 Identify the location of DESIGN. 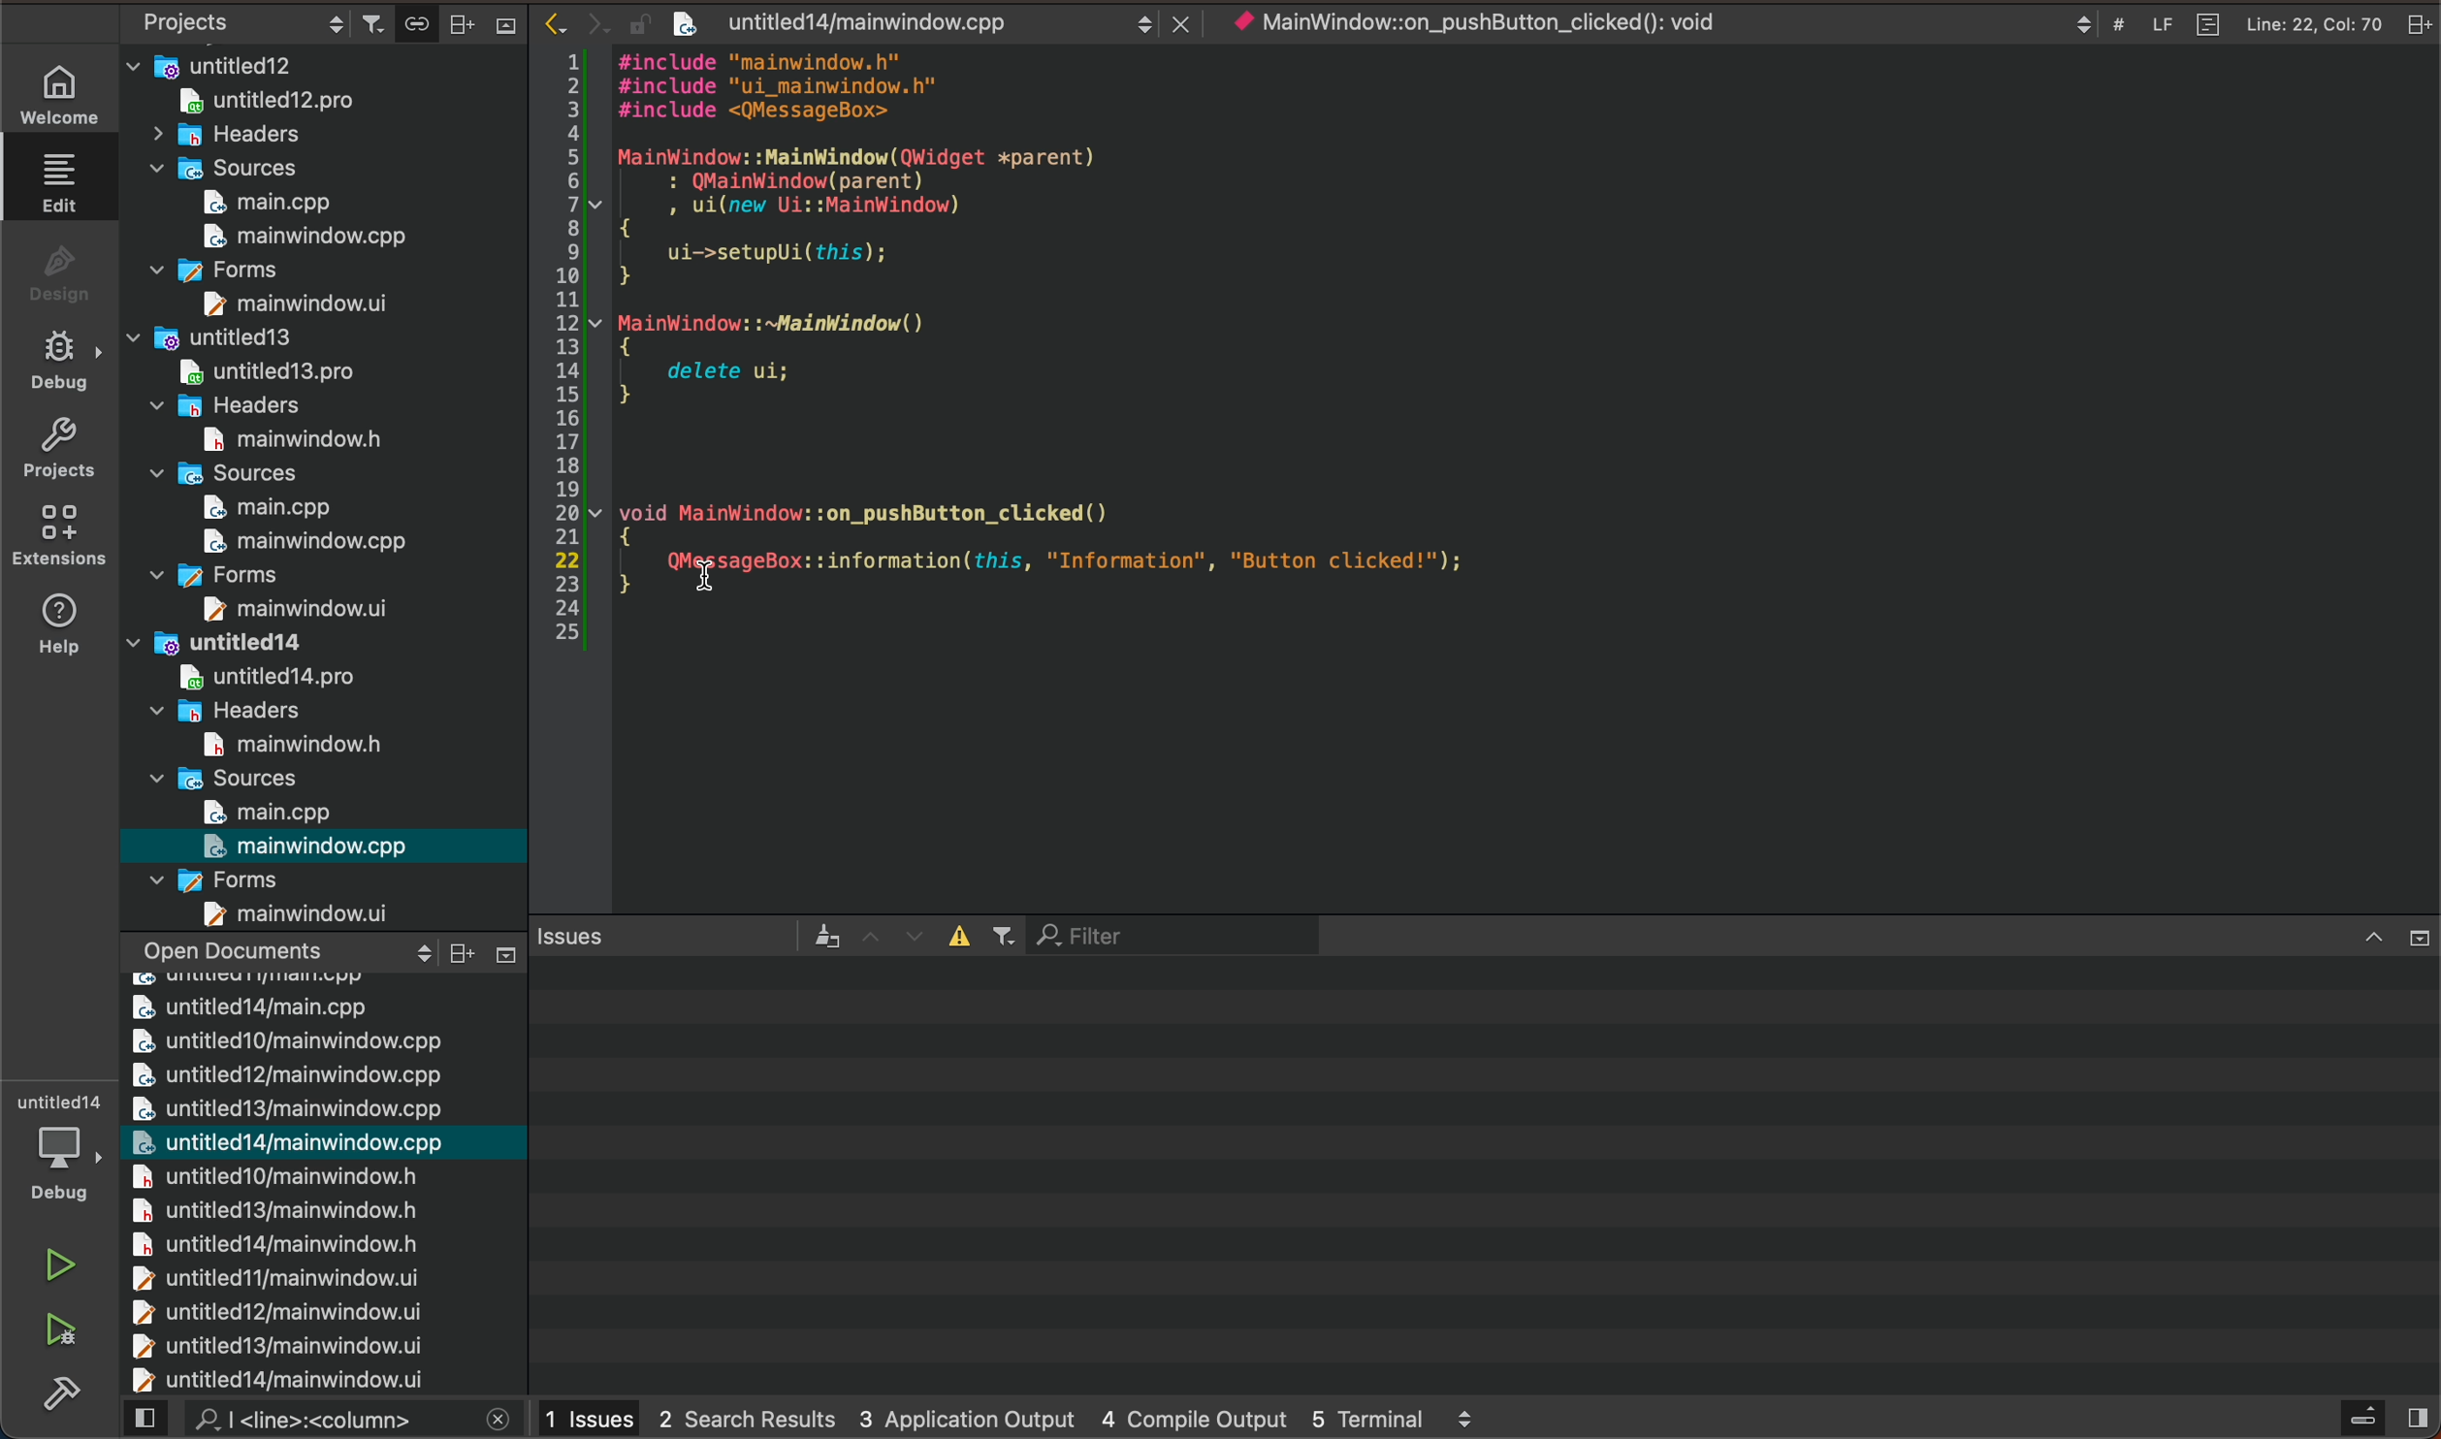
(54, 267).